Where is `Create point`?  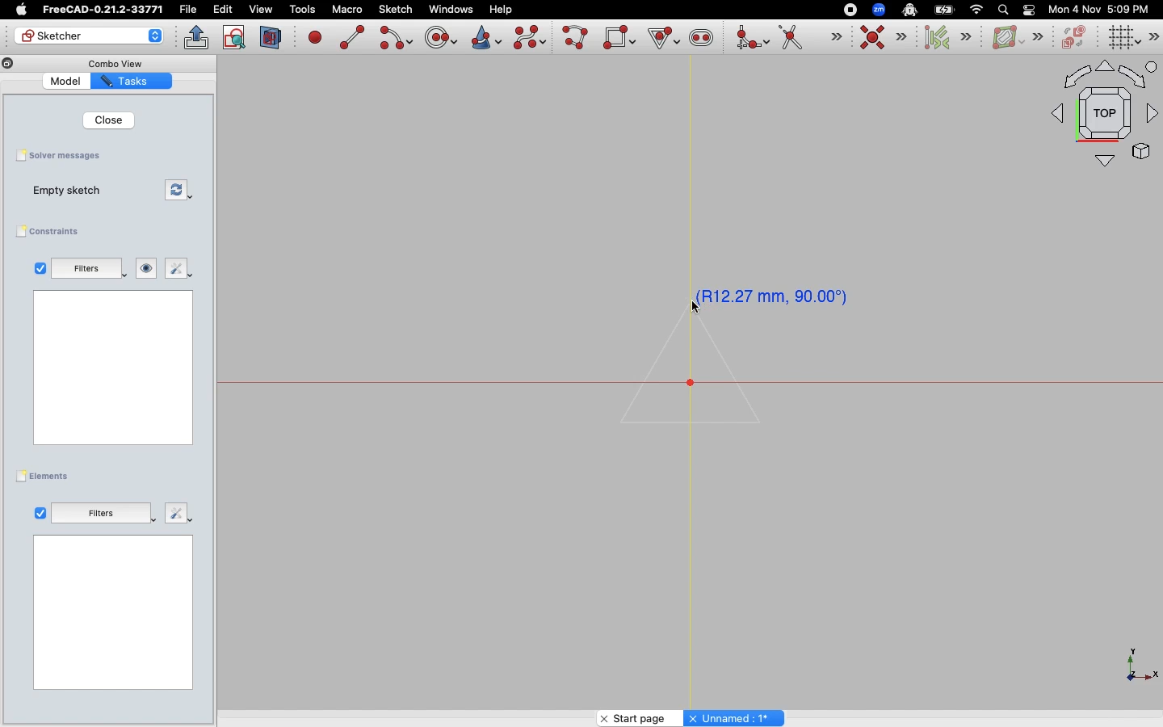 Create point is located at coordinates (316, 36).